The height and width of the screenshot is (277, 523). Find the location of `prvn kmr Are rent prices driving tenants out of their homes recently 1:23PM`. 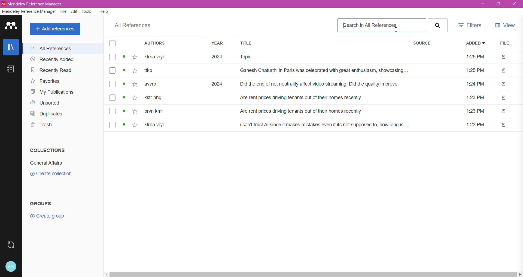

prvn kmr Are rent prices driving tenants out of their homes recently 1:23PM is located at coordinates (317, 112).